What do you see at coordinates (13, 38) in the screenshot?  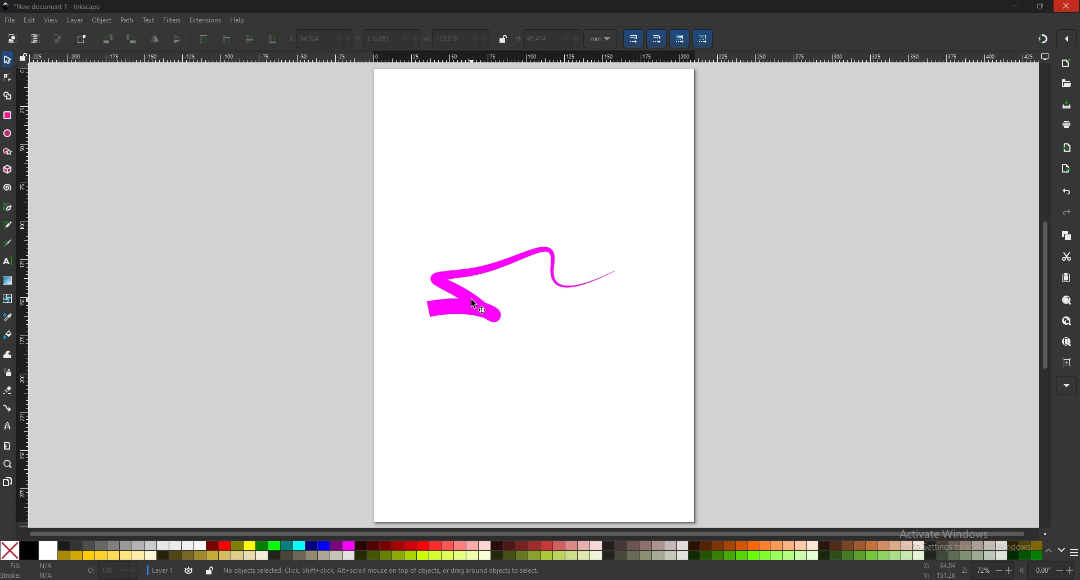 I see `select all objects` at bounding box center [13, 38].